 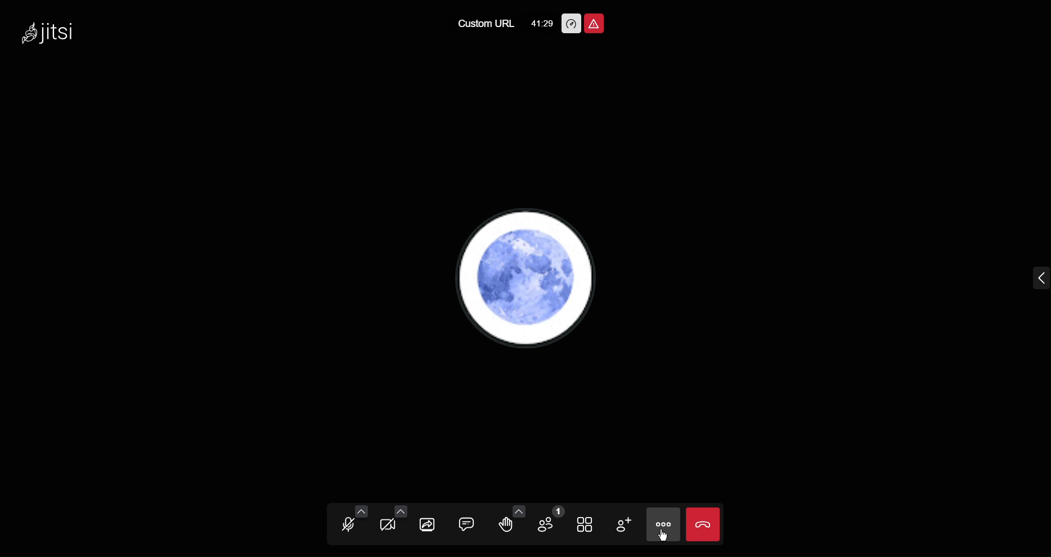 I want to click on Video, so click(x=391, y=523).